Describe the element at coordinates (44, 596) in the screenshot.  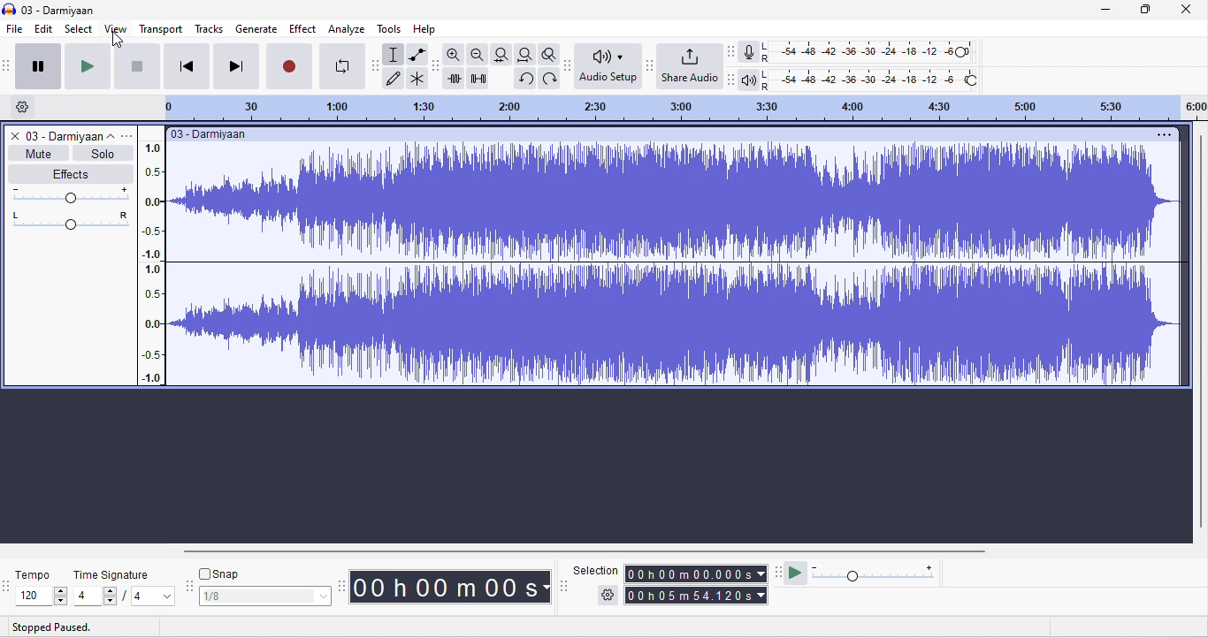
I see `select tempo` at that location.